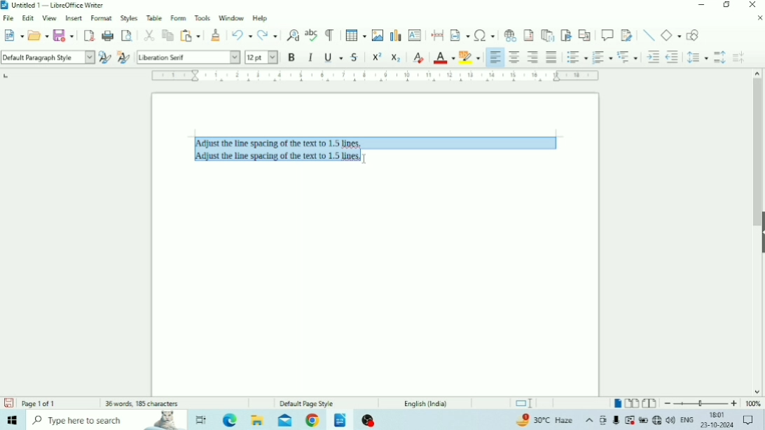  I want to click on New Style for Selection, so click(123, 55).